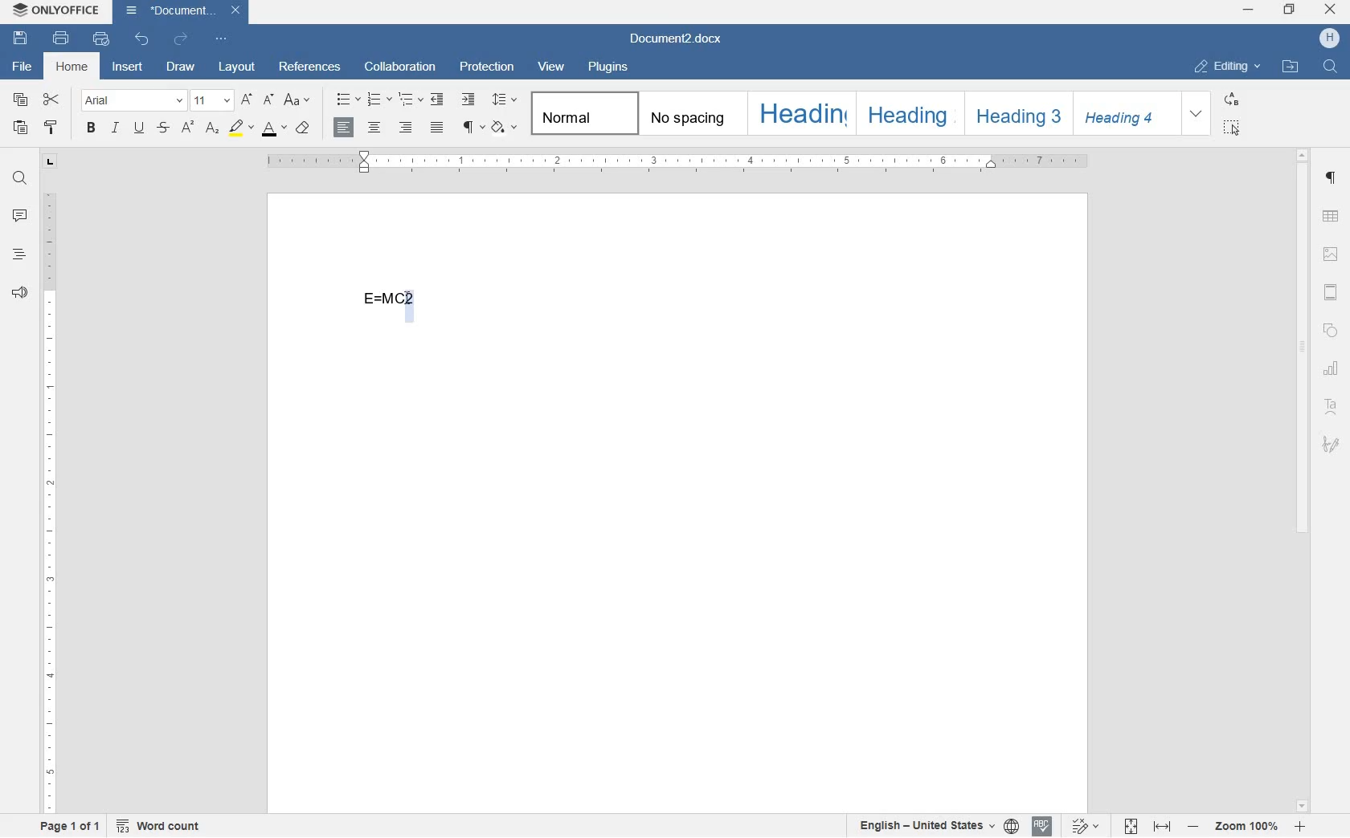 The image size is (1350, 838). I want to click on find, so click(1328, 66).